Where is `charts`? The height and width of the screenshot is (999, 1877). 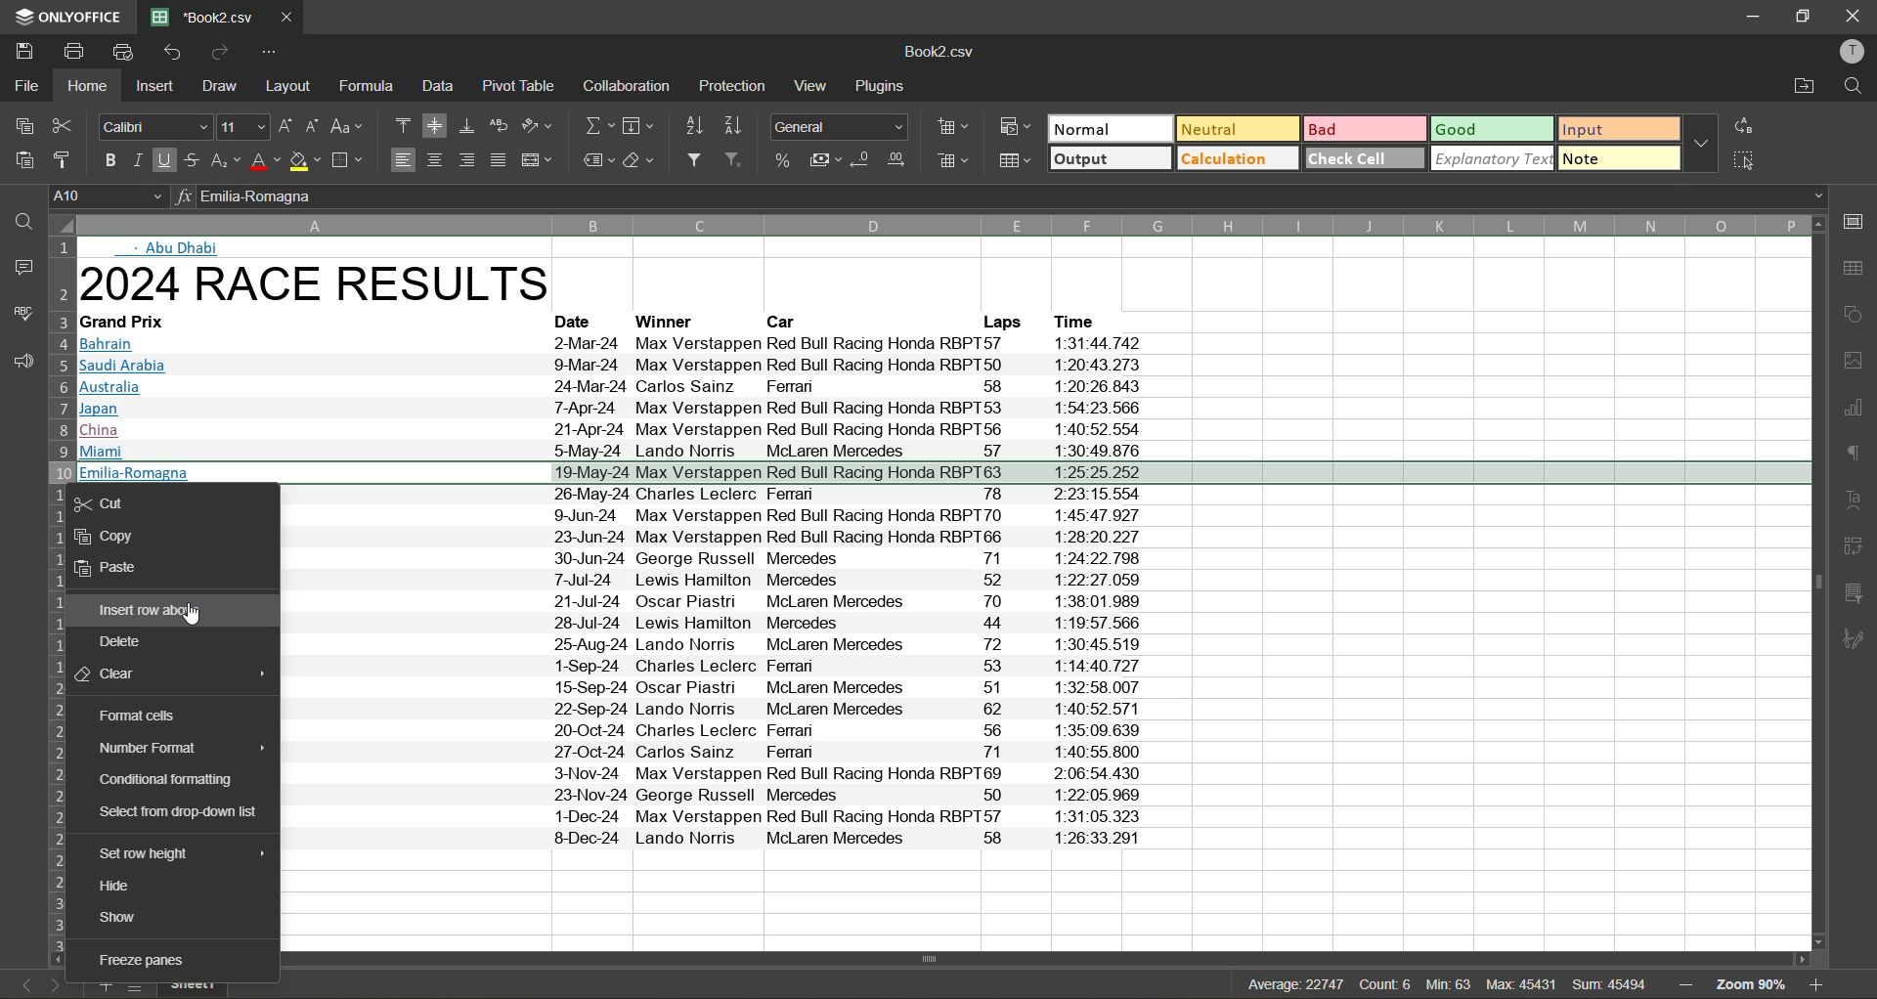
charts is located at coordinates (1859, 413).